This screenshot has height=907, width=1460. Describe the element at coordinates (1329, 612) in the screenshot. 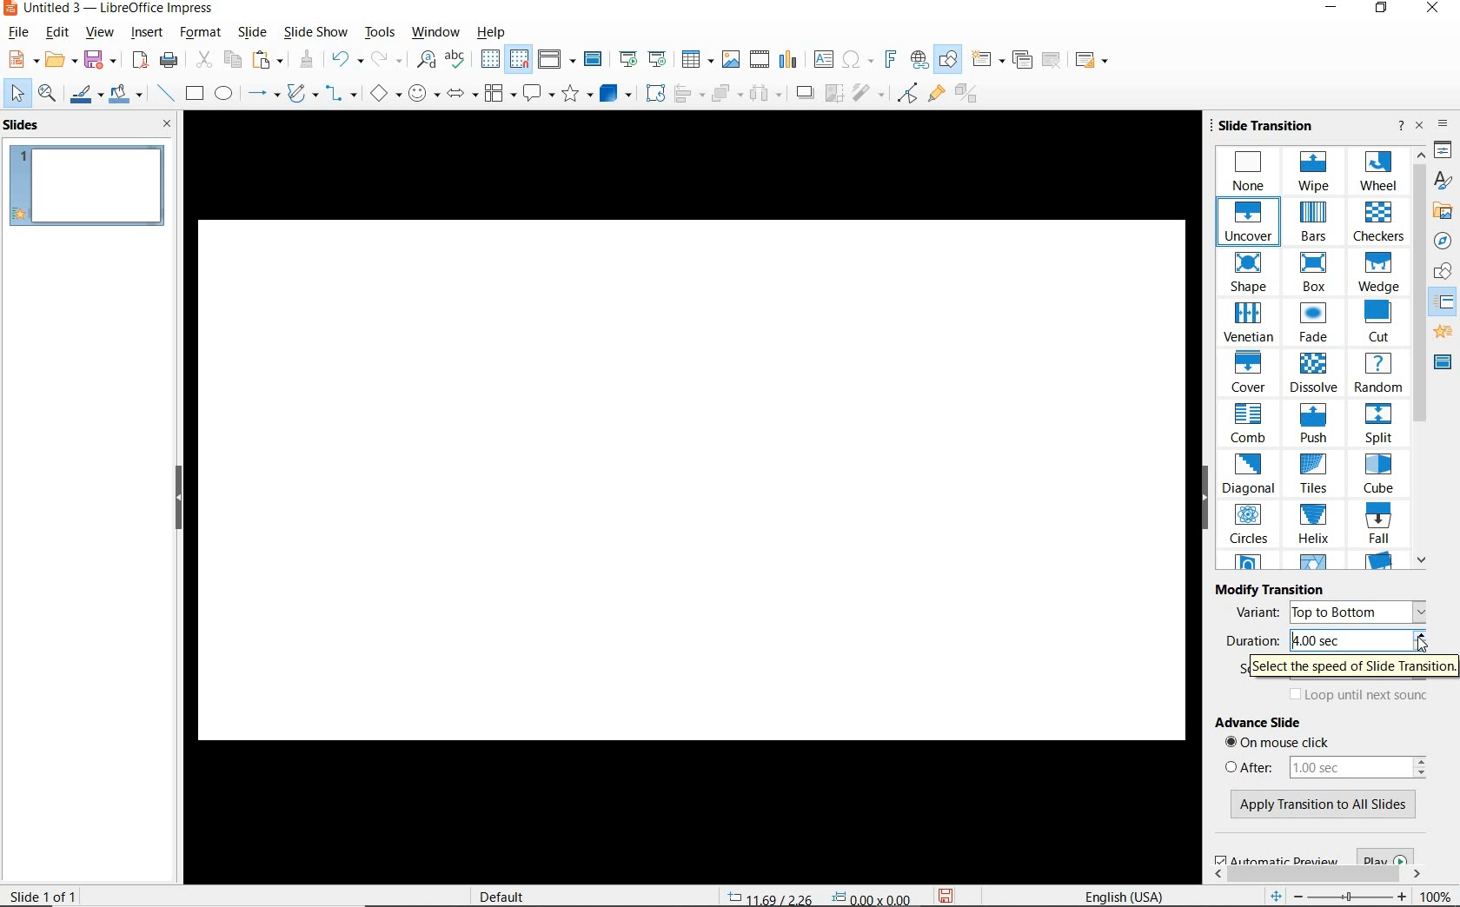

I see `VARIANT` at that location.